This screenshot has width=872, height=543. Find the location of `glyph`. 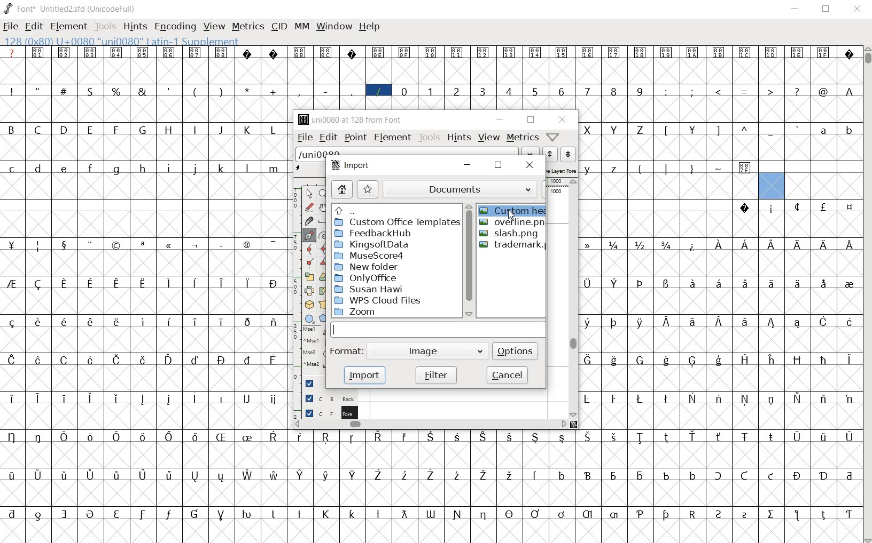

glyph is located at coordinates (666, 245).